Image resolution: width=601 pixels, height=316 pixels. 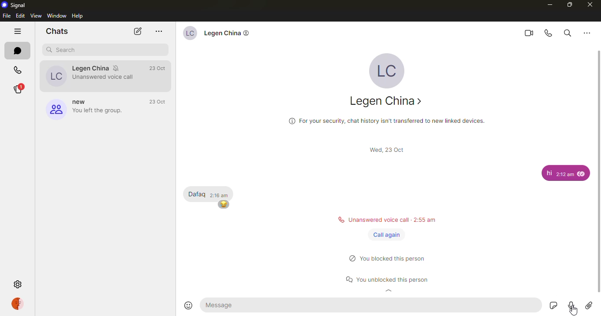 What do you see at coordinates (599, 172) in the screenshot?
I see `scroll bar` at bounding box center [599, 172].